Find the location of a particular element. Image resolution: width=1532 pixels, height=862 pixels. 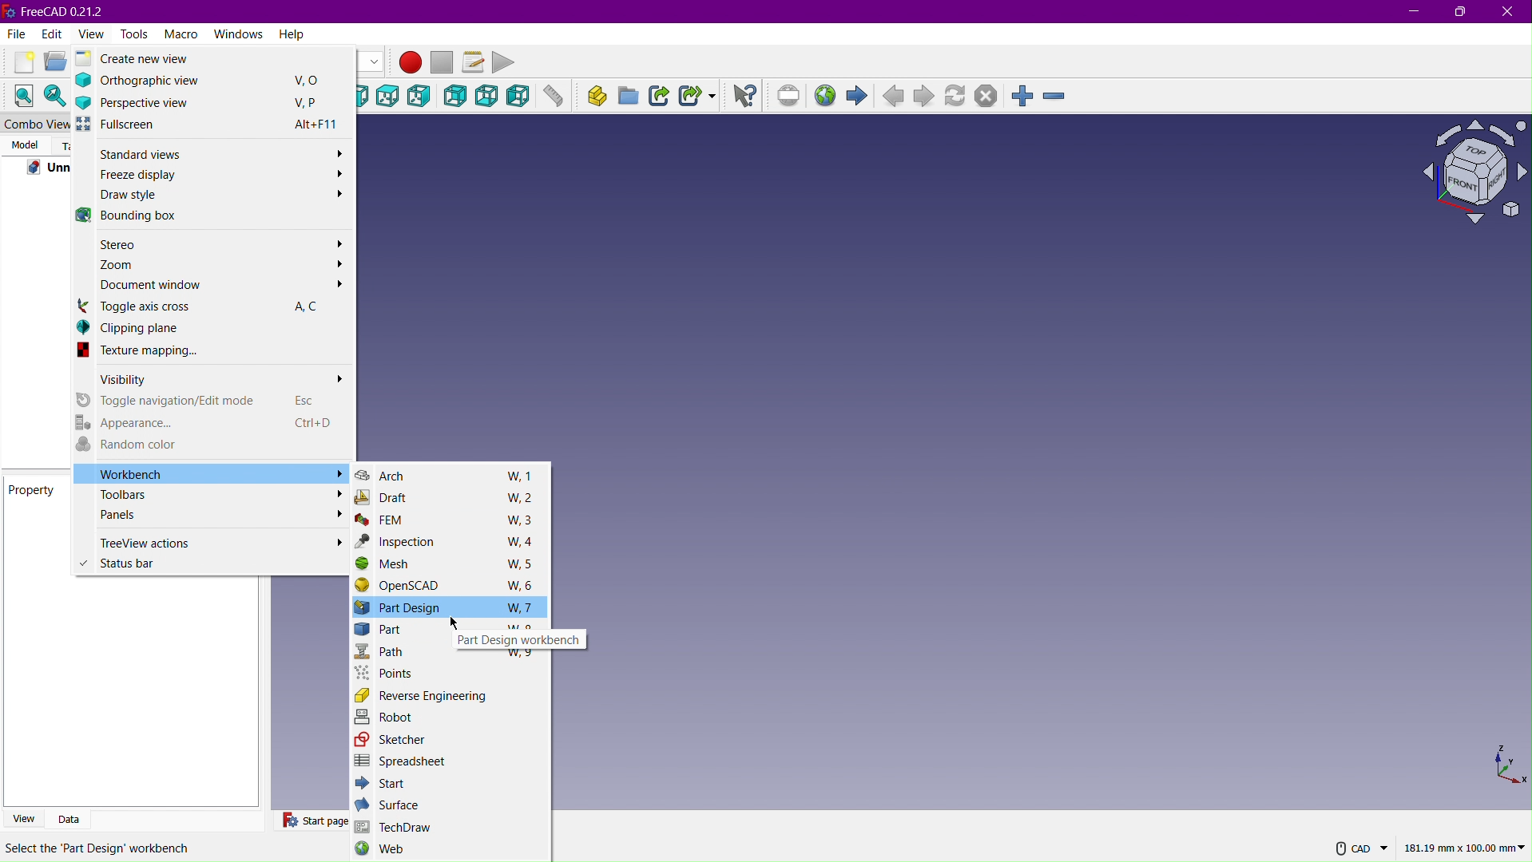

What's this? is located at coordinates (744, 98).